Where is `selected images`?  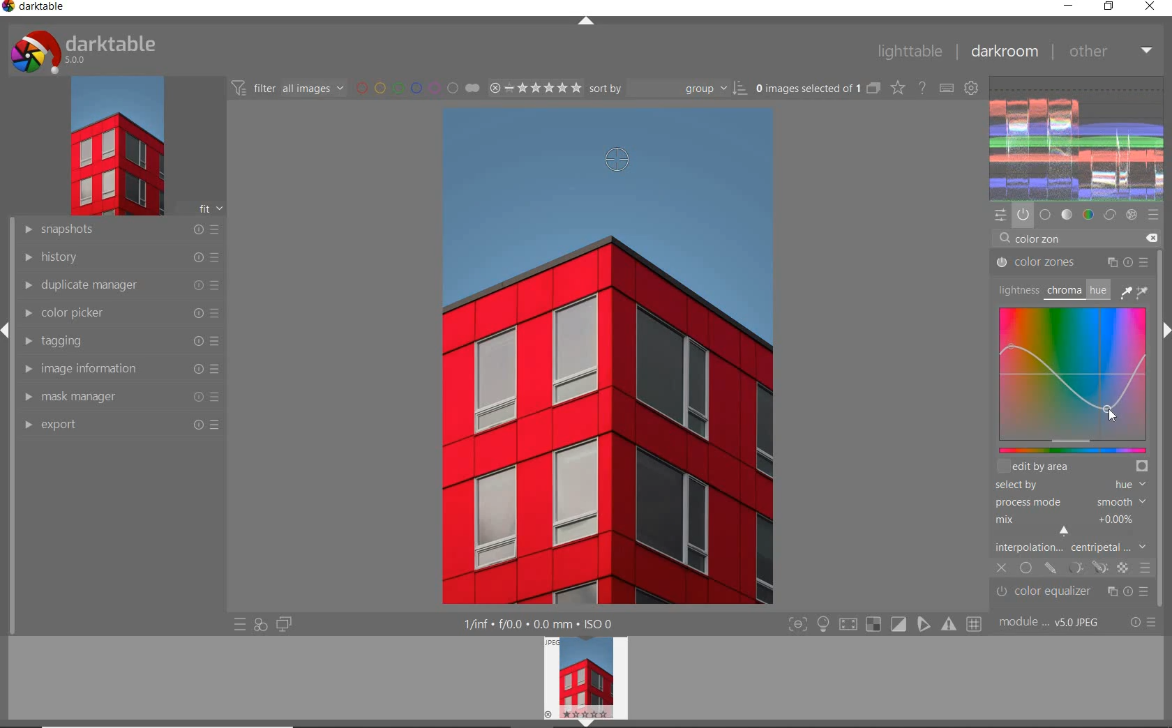 selected images is located at coordinates (817, 89).